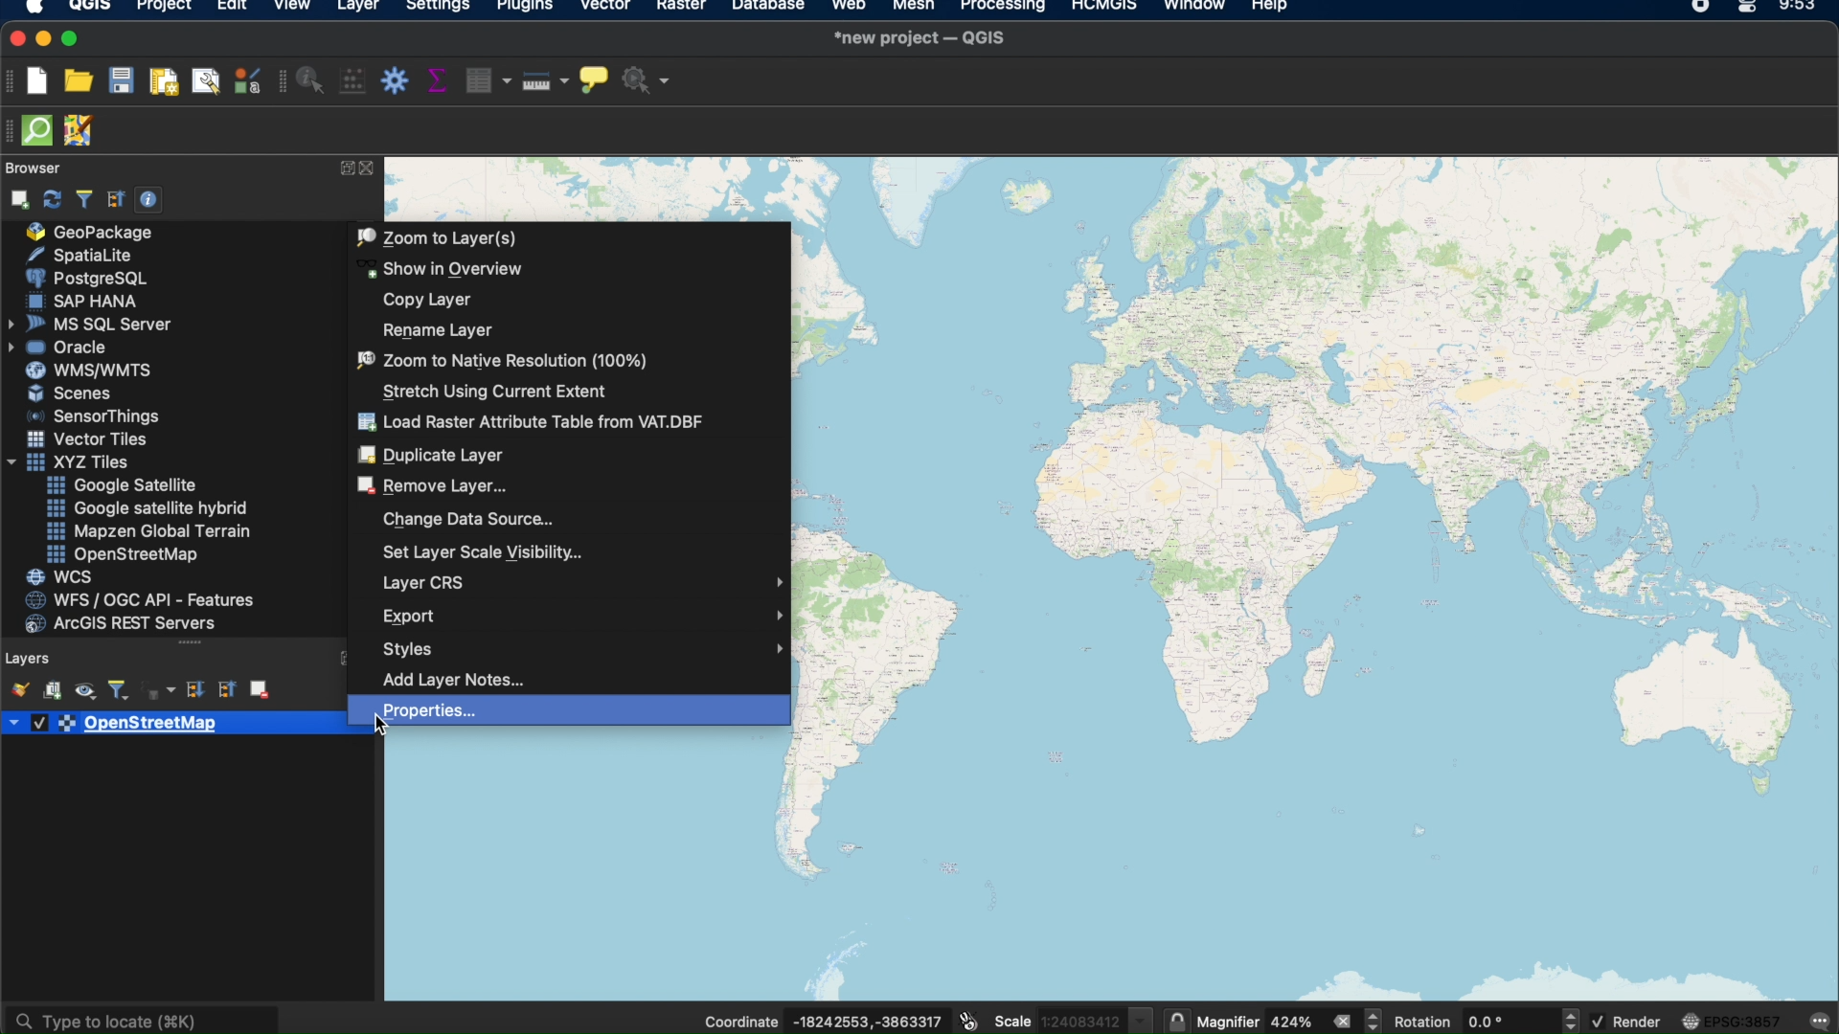 This screenshot has height=1034, width=1839. What do you see at coordinates (88, 325) in the screenshot?
I see `ms sql server` at bounding box center [88, 325].